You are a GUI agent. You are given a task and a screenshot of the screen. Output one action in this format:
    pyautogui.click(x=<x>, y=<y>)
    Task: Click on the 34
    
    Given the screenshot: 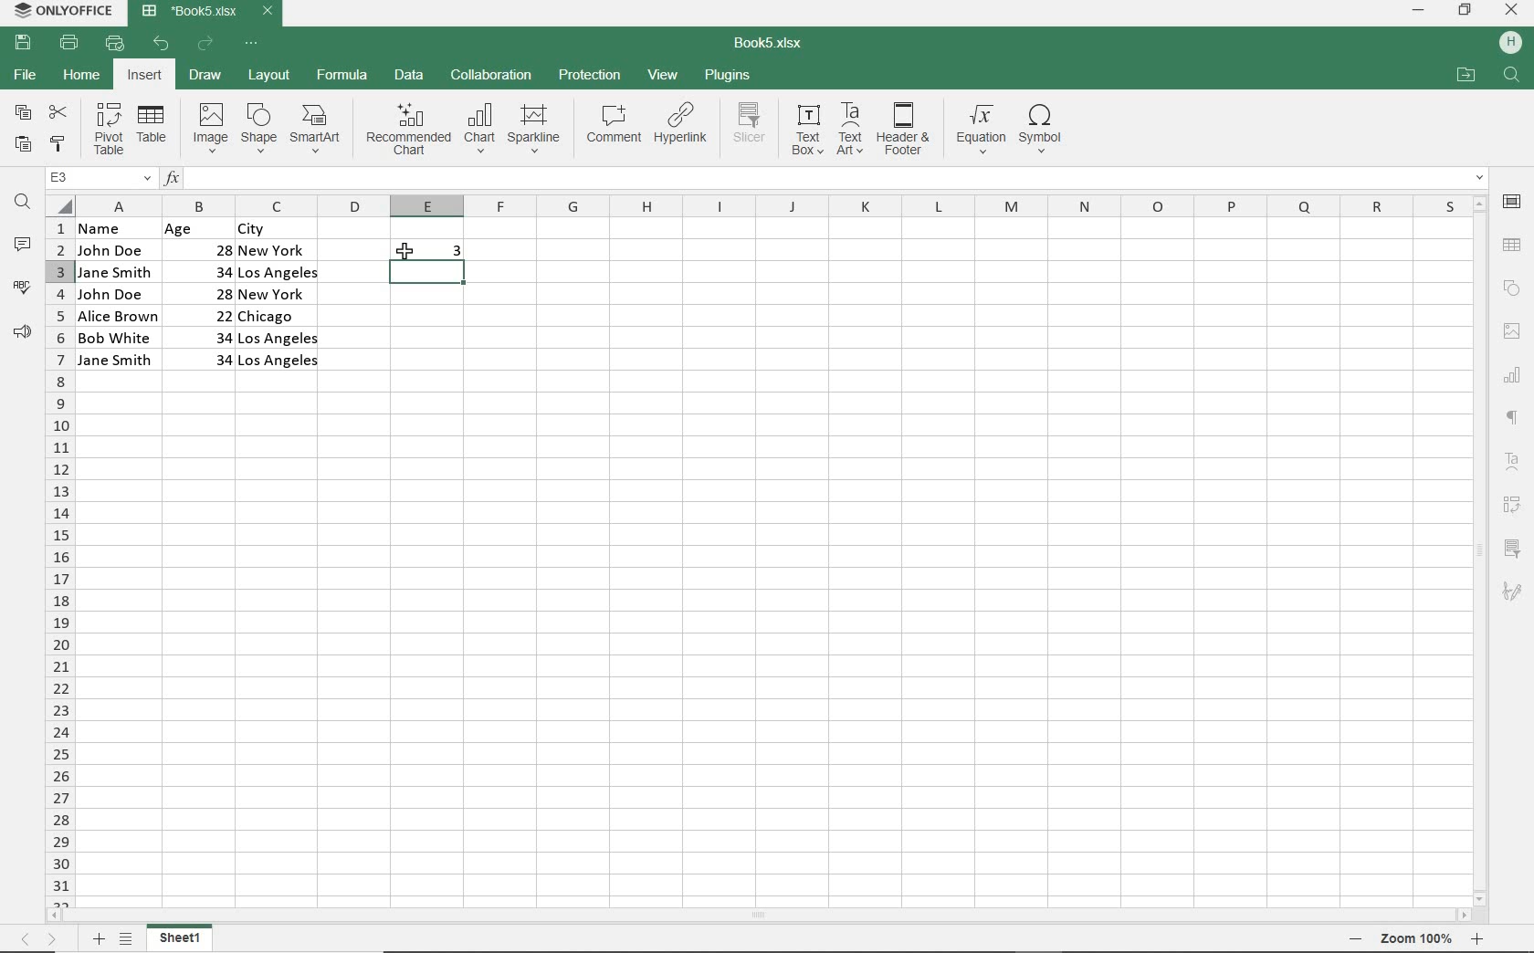 What is the action you would take?
    pyautogui.click(x=205, y=271)
    